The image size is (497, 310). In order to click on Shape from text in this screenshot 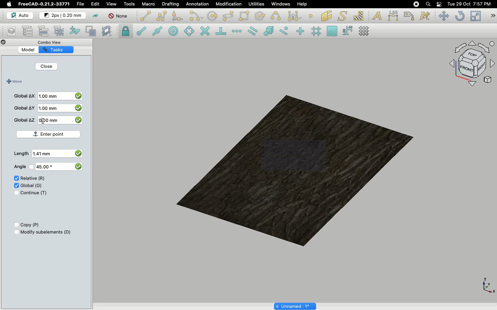, I will do `click(343, 17)`.